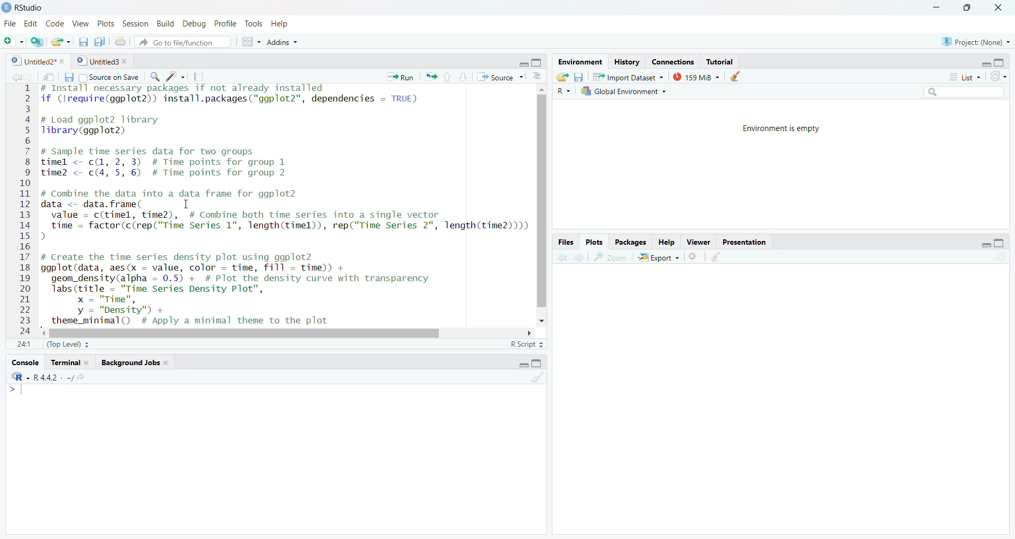 The height and width of the screenshot is (539, 1015). What do you see at coordinates (24, 8) in the screenshot?
I see `RStudio` at bounding box center [24, 8].